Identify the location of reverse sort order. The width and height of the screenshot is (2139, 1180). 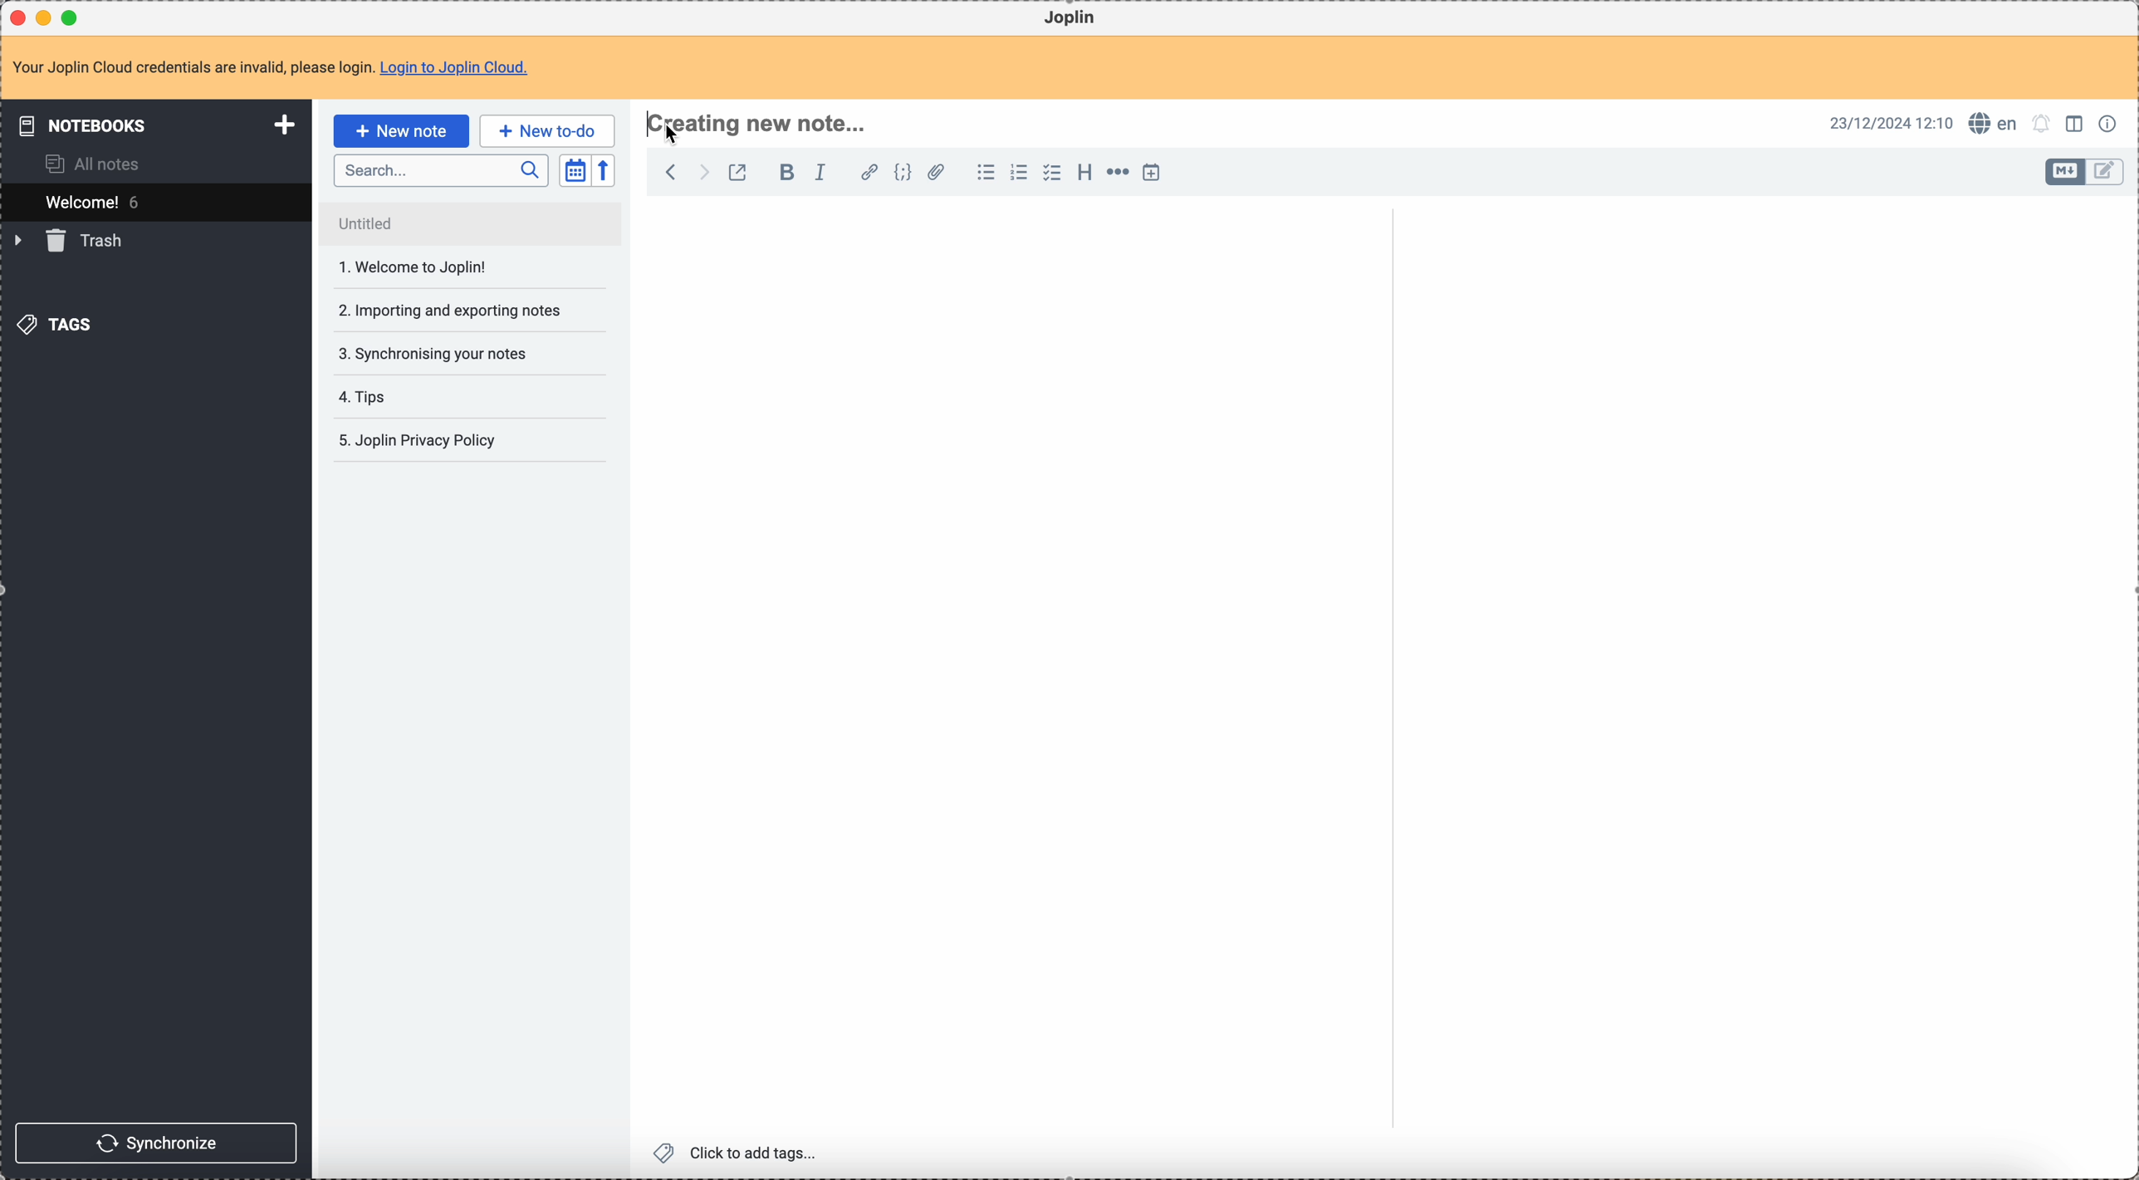
(603, 170).